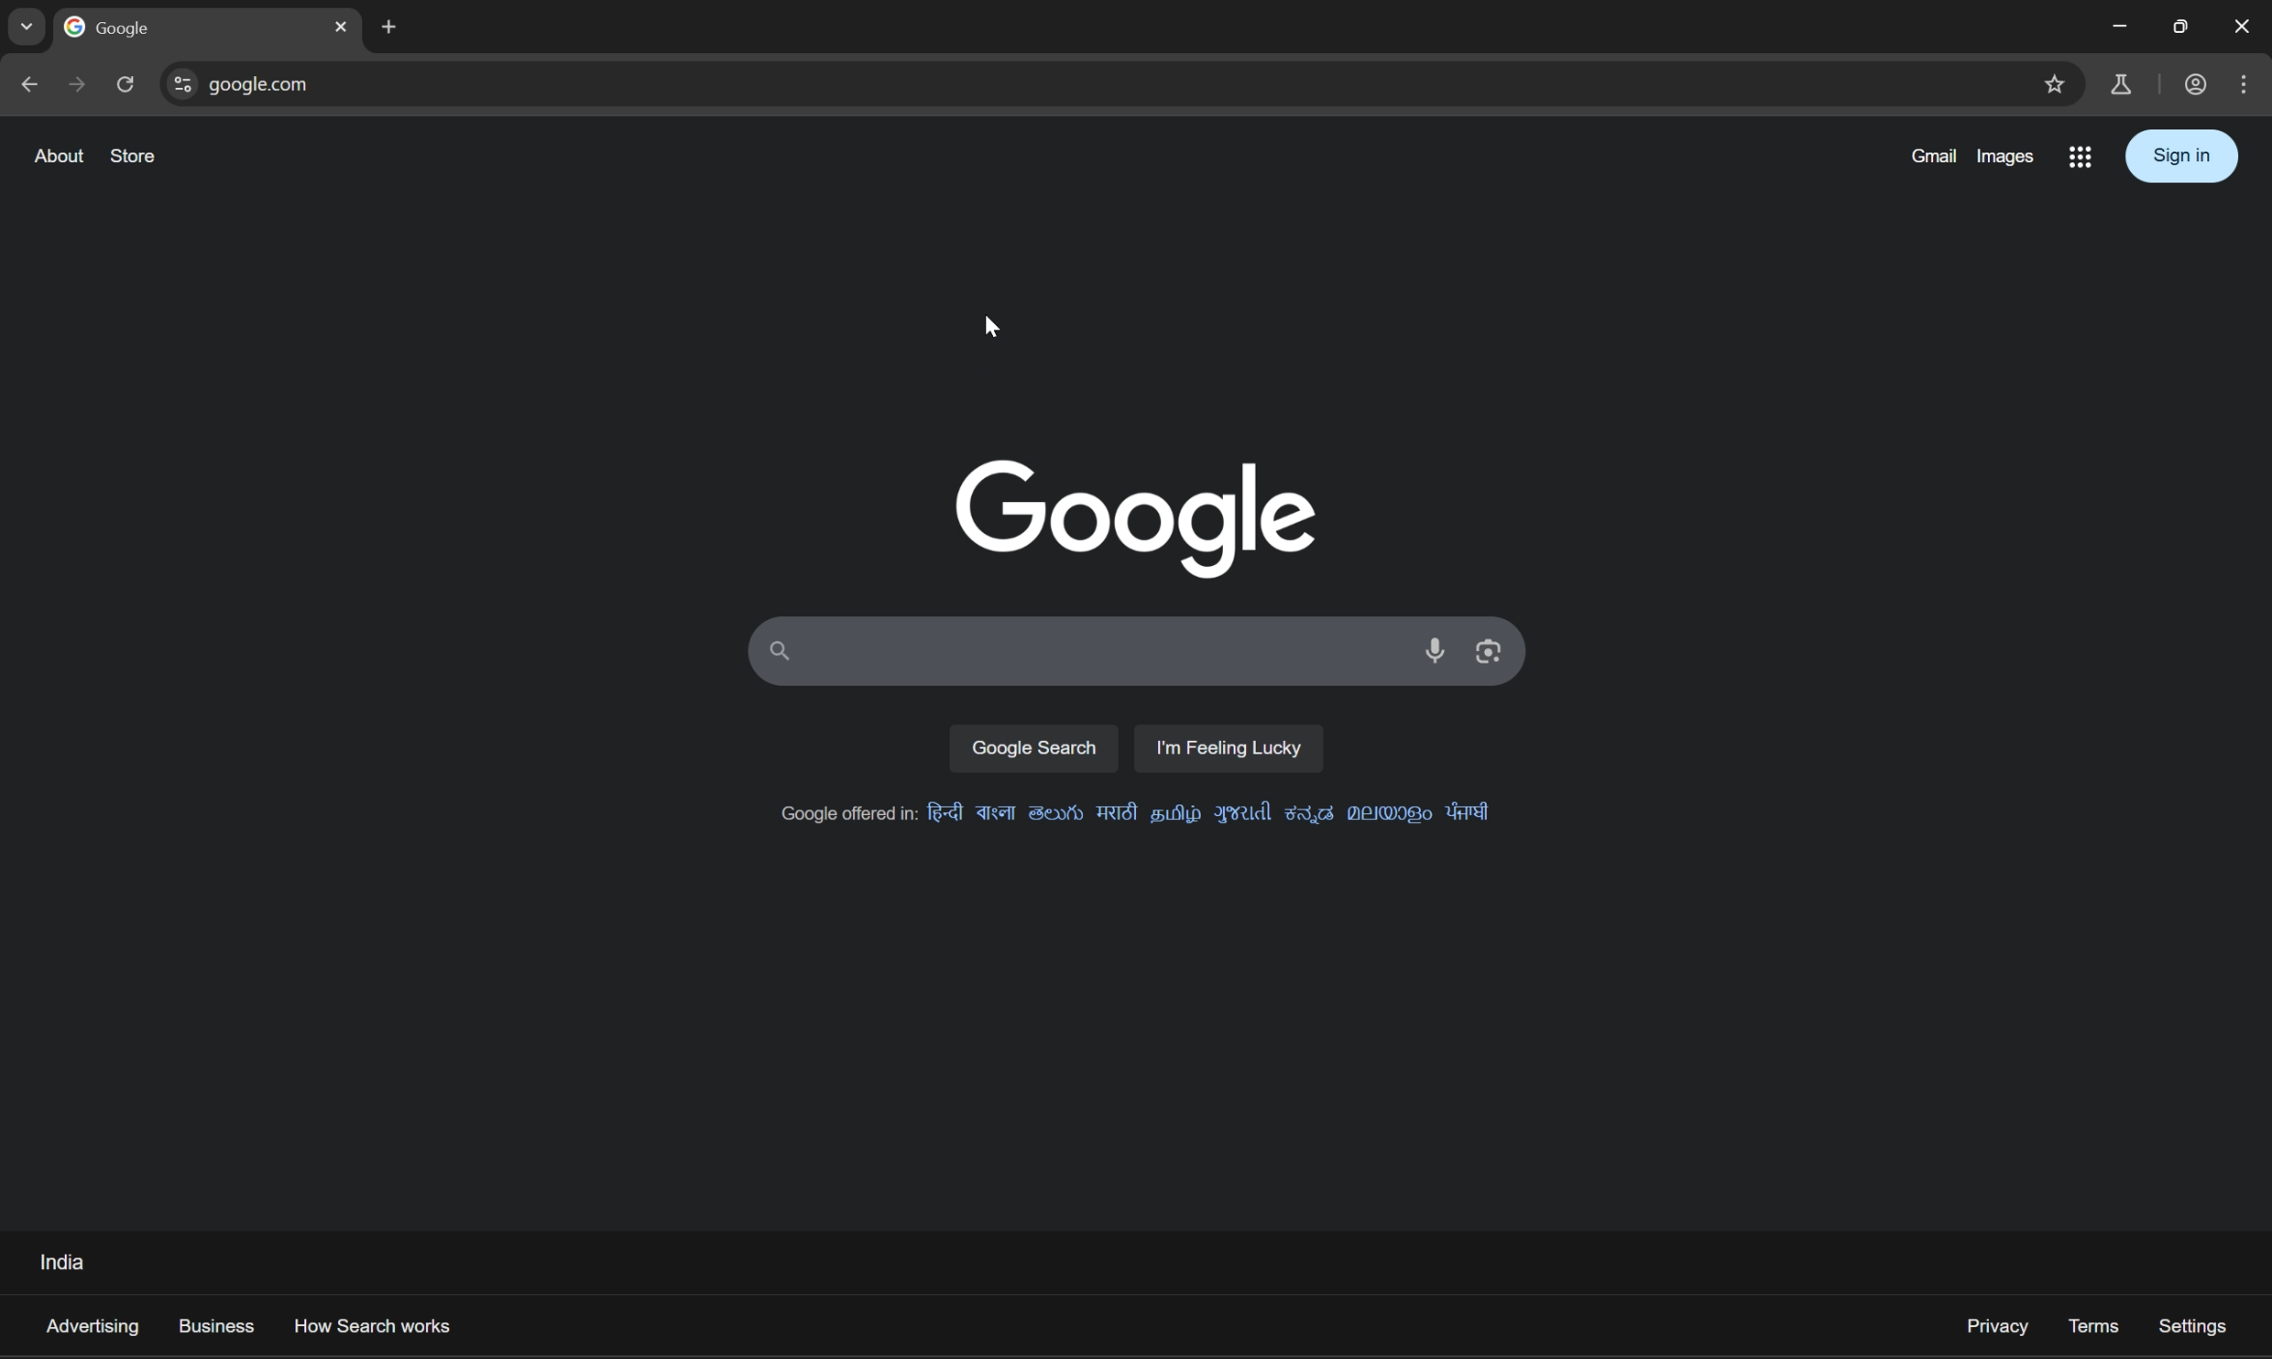 The image size is (2272, 1359). What do you see at coordinates (2083, 157) in the screenshot?
I see `search labs` at bounding box center [2083, 157].